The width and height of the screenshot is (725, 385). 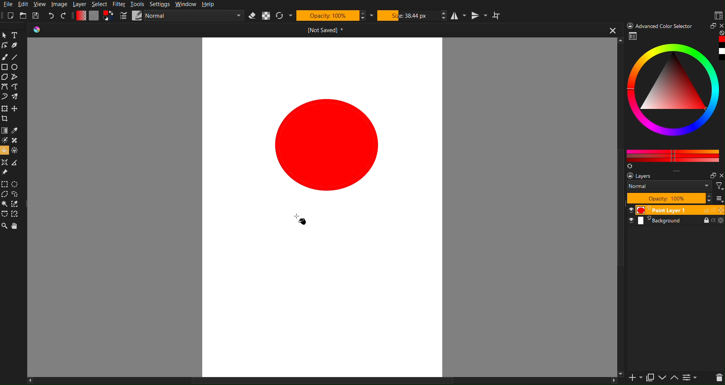 I want to click on Pointer, so click(x=5, y=35).